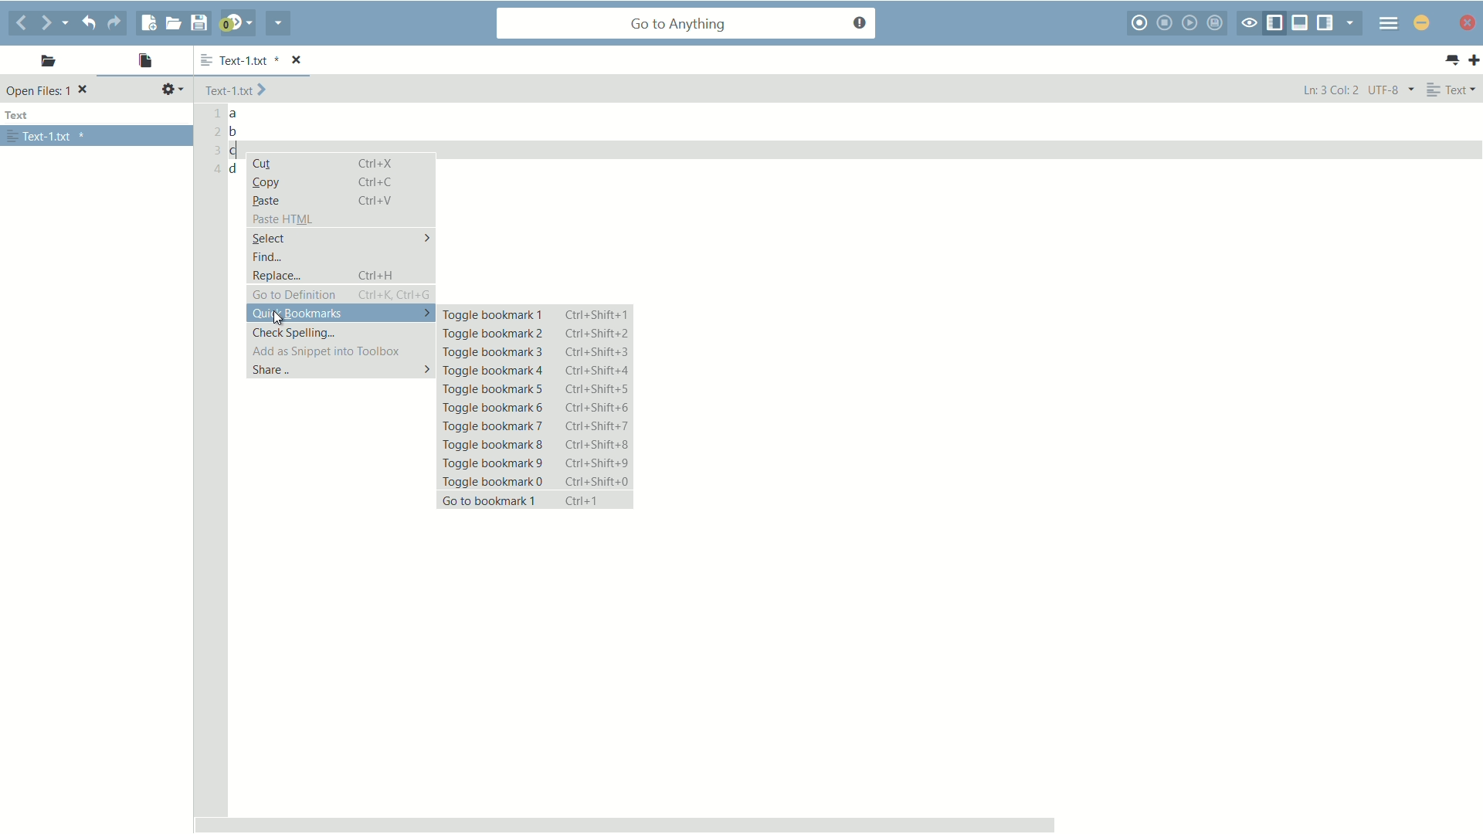  I want to click on Cursor, so click(281, 317).